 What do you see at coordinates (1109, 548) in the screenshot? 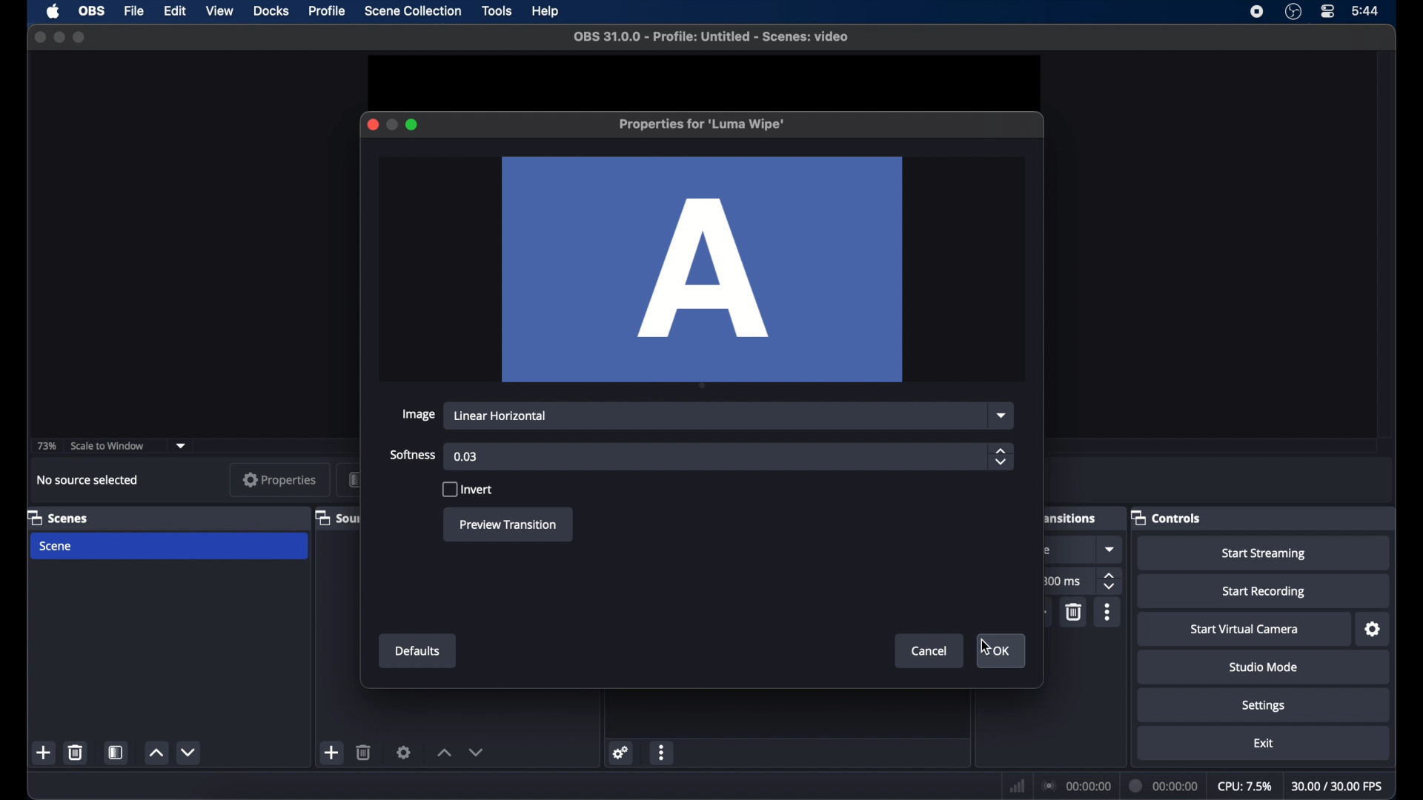
I see `dropdown` at bounding box center [1109, 548].